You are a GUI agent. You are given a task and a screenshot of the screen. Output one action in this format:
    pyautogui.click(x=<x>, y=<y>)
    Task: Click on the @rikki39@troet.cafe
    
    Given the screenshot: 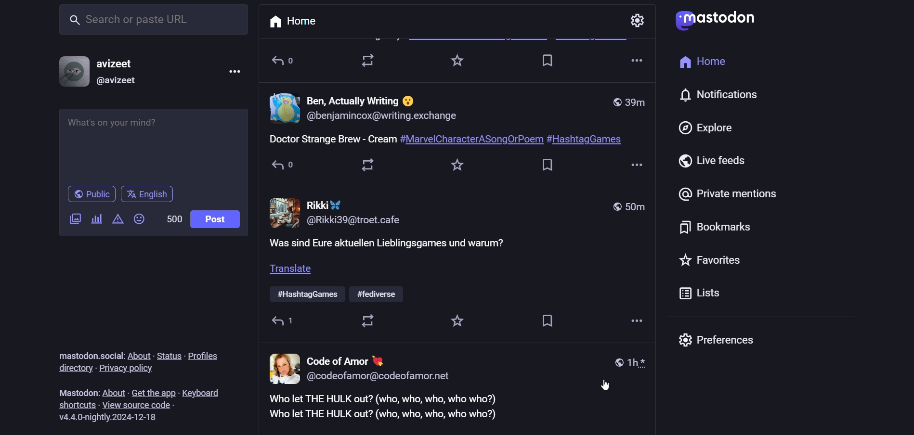 What is the action you would take?
    pyautogui.click(x=361, y=221)
    